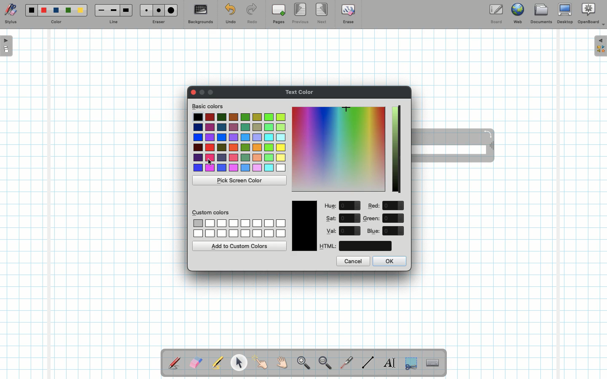 Image resolution: width=607 pixels, height=379 pixels. I want to click on Eraser, so click(196, 363).